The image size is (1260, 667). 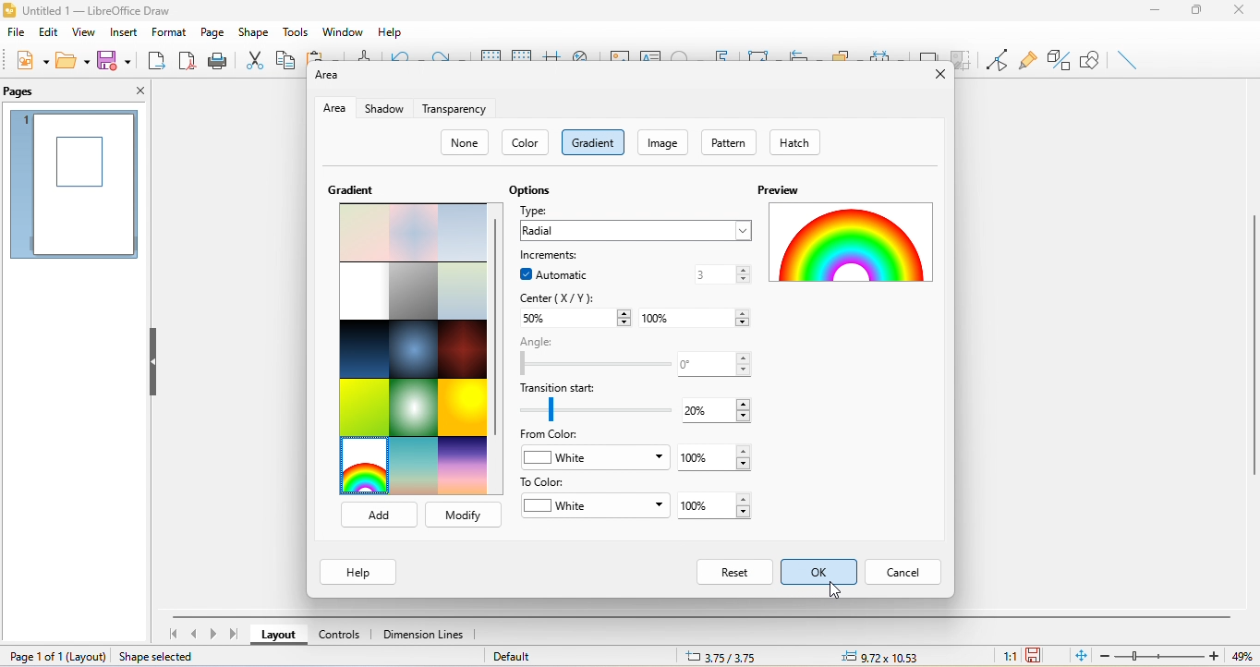 I want to click on maximize, so click(x=1196, y=12).